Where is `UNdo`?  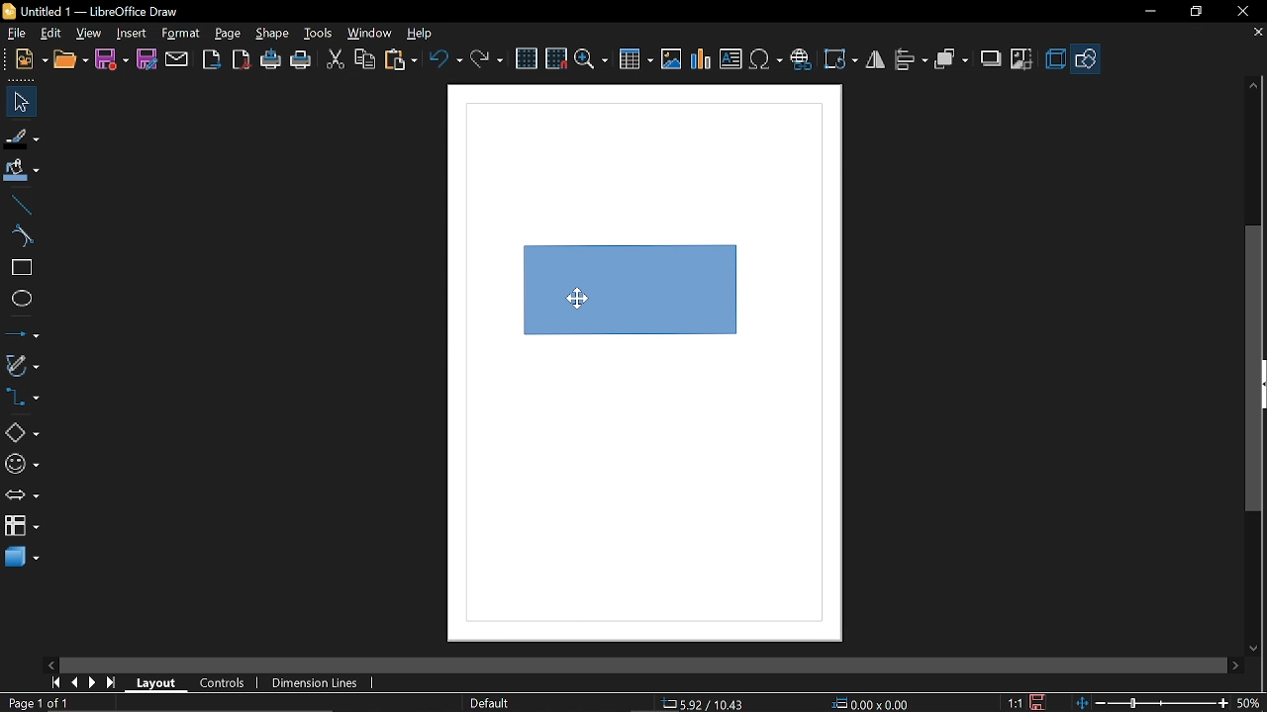
UNdo is located at coordinates (447, 58).